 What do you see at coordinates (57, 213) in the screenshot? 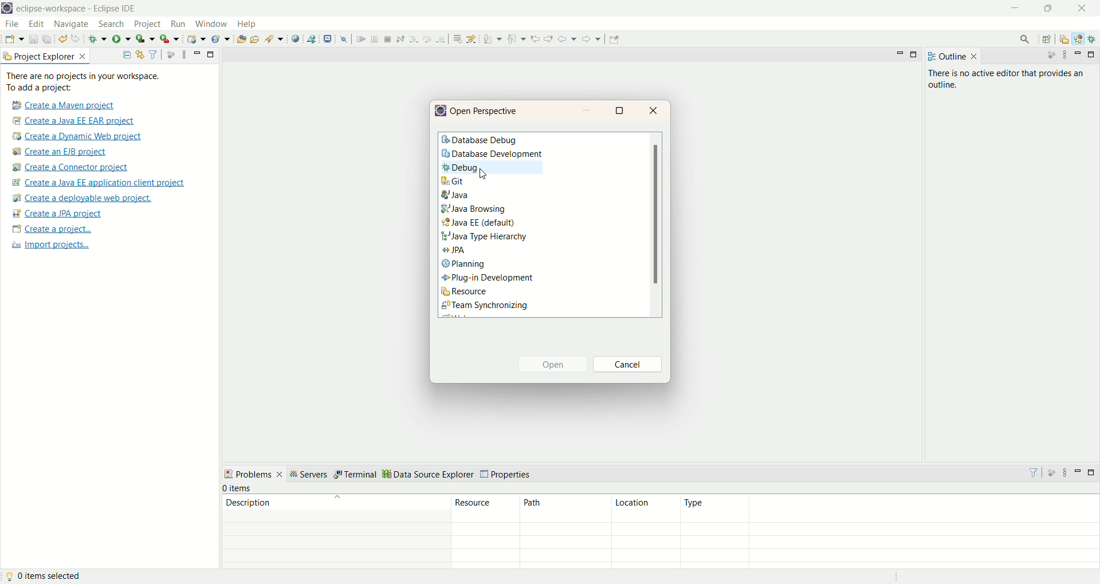
I see `create a JPA project` at bounding box center [57, 213].